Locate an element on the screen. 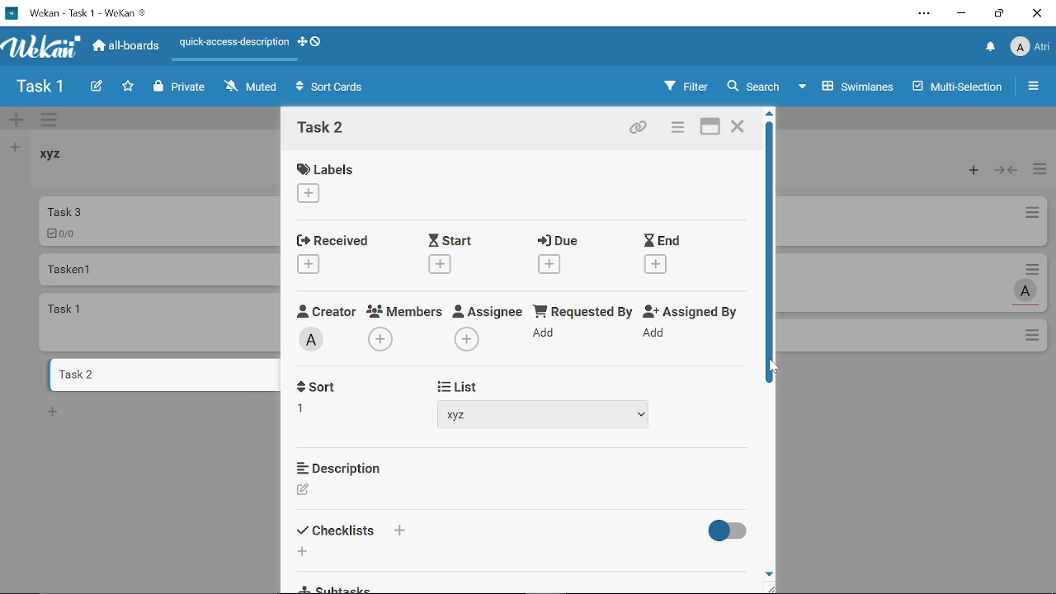 This screenshot has width=1056, height=594. Add description is located at coordinates (521, 494).